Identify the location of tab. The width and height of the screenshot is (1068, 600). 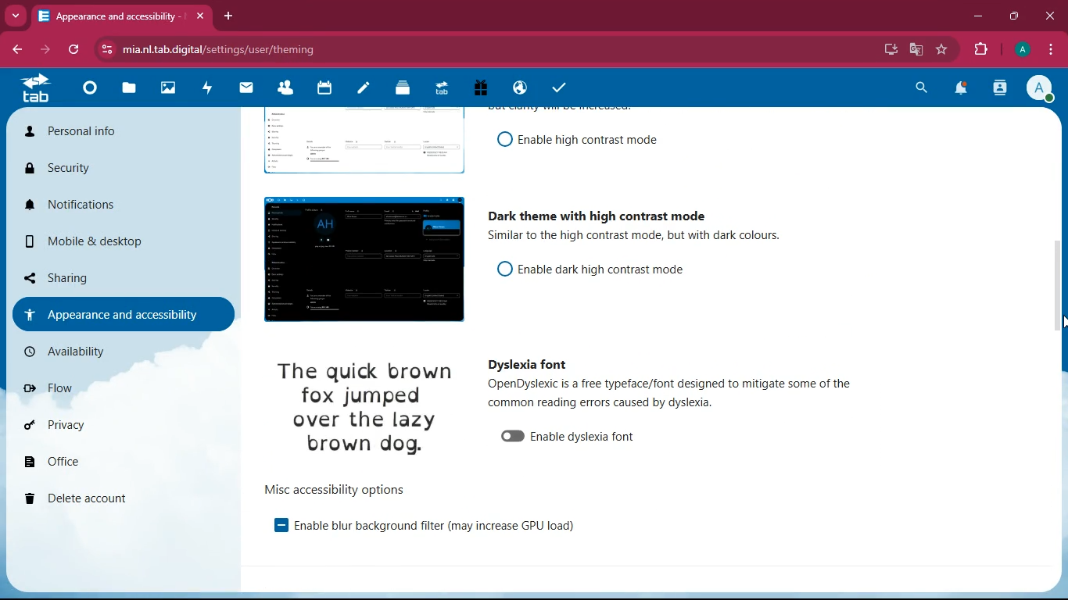
(109, 16).